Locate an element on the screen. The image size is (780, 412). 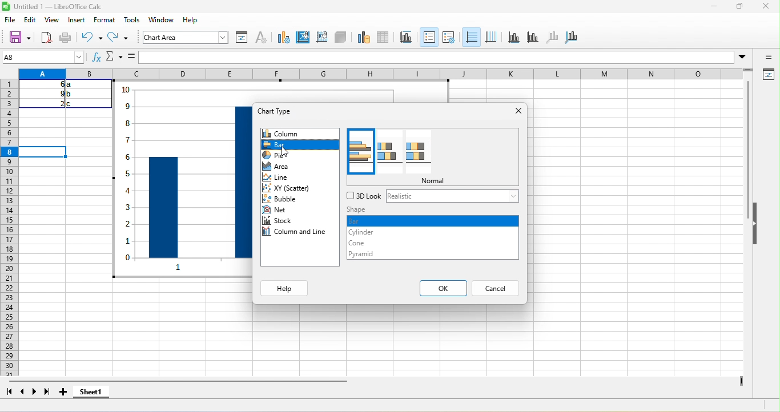
file is located at coordinates (10, 20).